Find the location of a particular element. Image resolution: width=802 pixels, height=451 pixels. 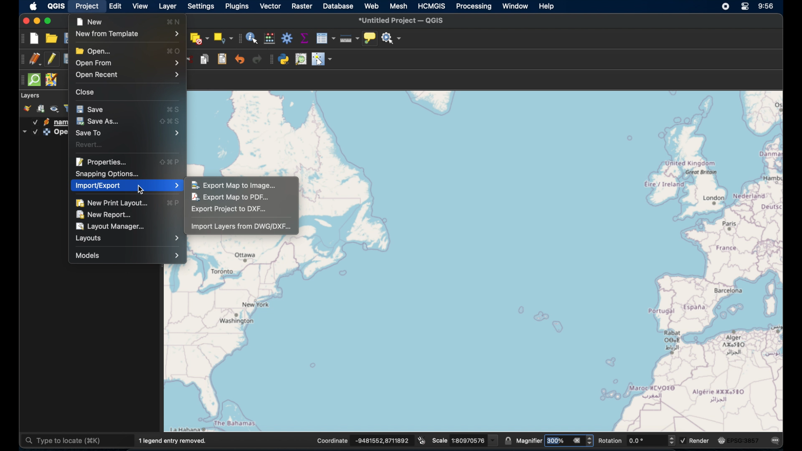

current edits is located at coordinates (35, 59).